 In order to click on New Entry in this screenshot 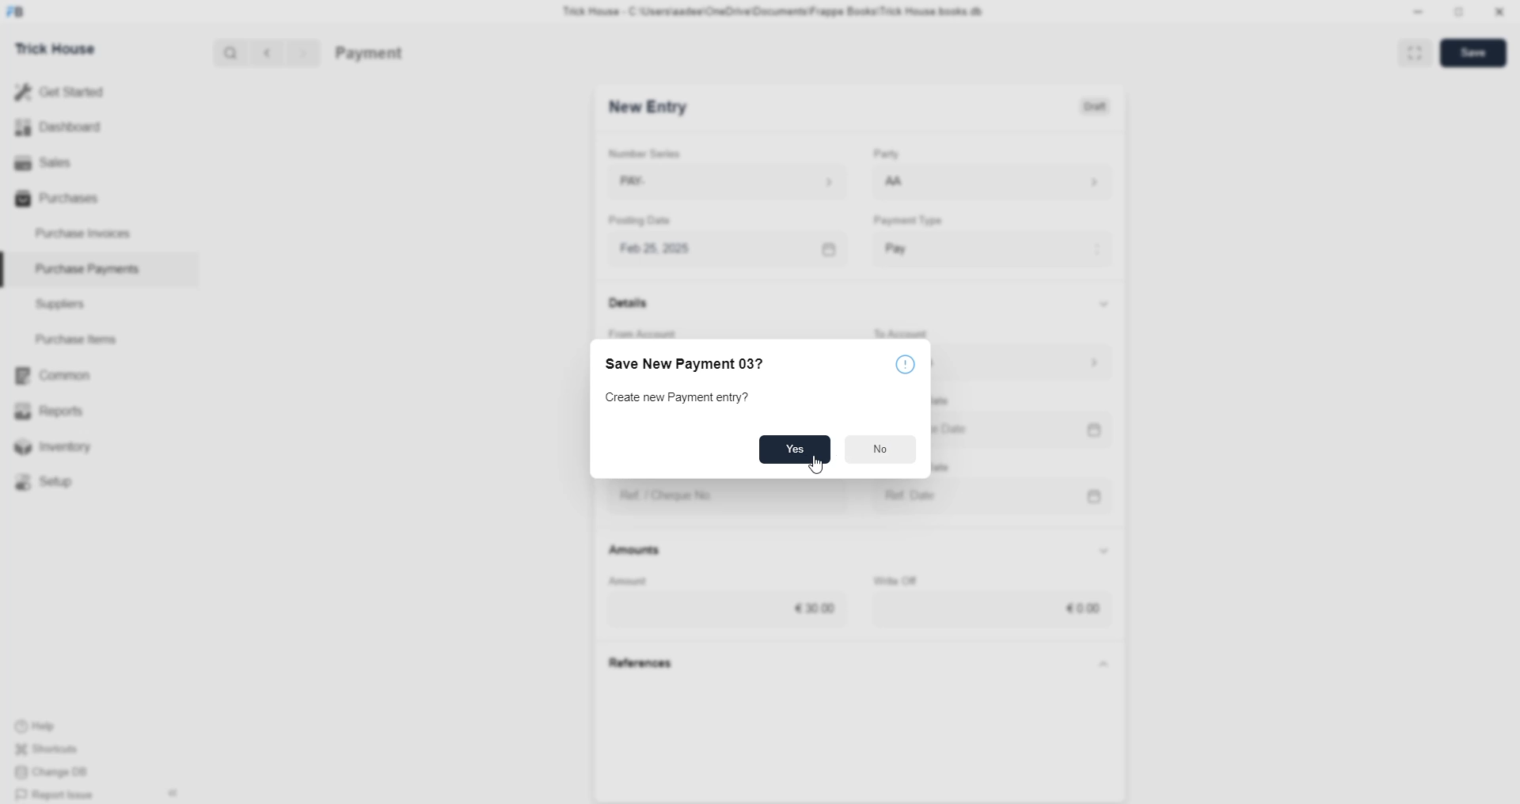, I will do `click(652, 108)`.